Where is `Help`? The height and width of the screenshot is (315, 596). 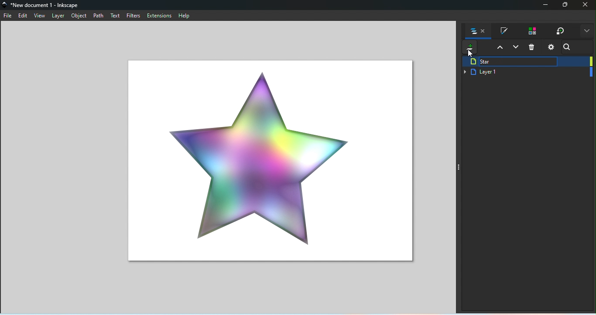
Help is located at coordinates (185, 16).